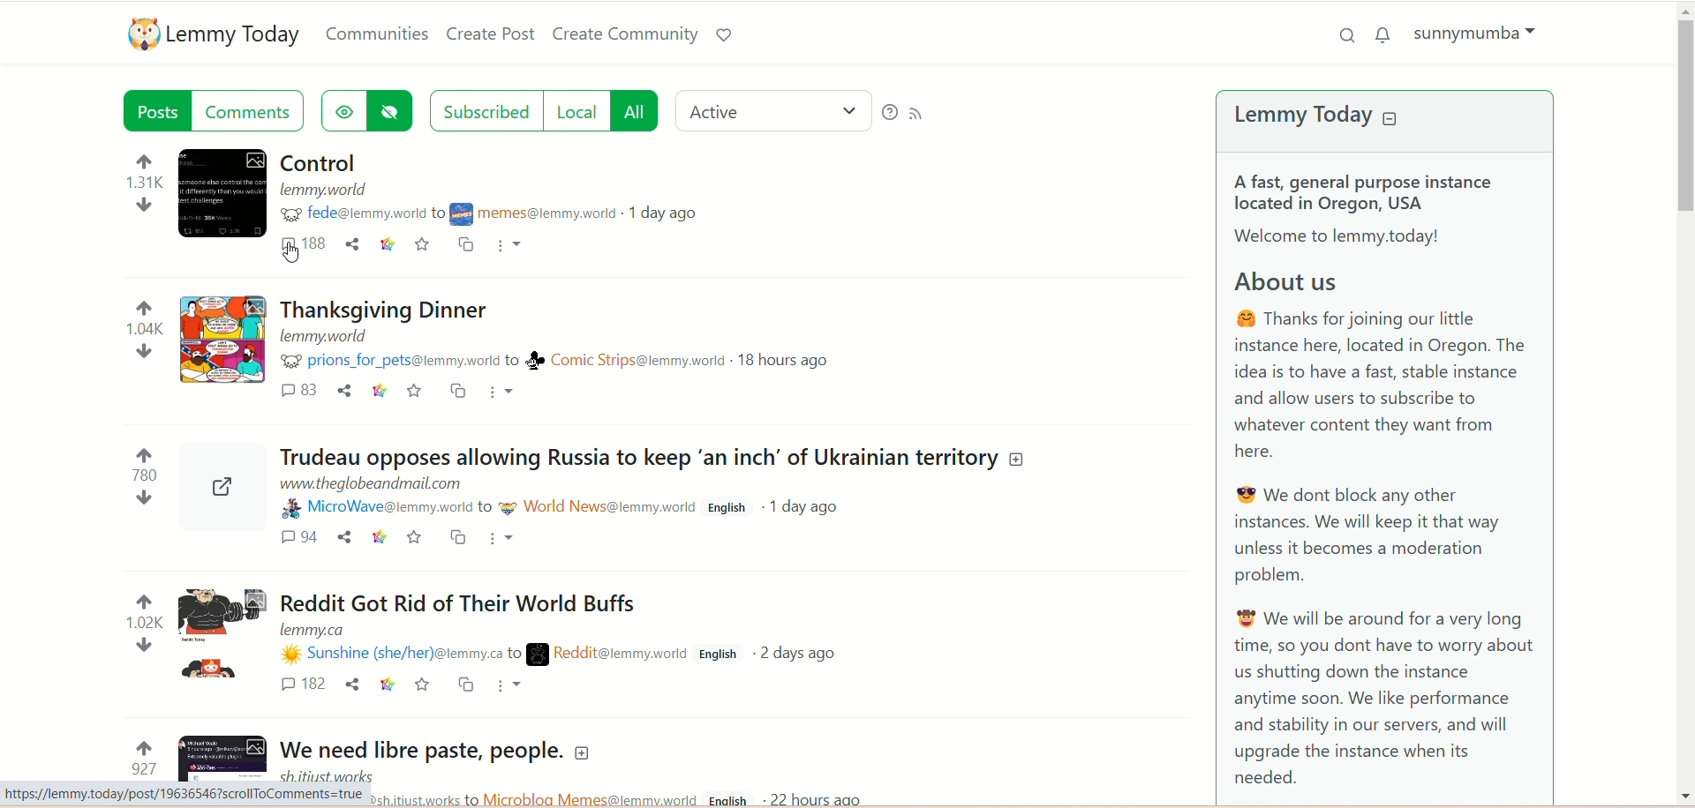 This screenshot has width=1695, height=808. I want to click on username, so click(390, 654).